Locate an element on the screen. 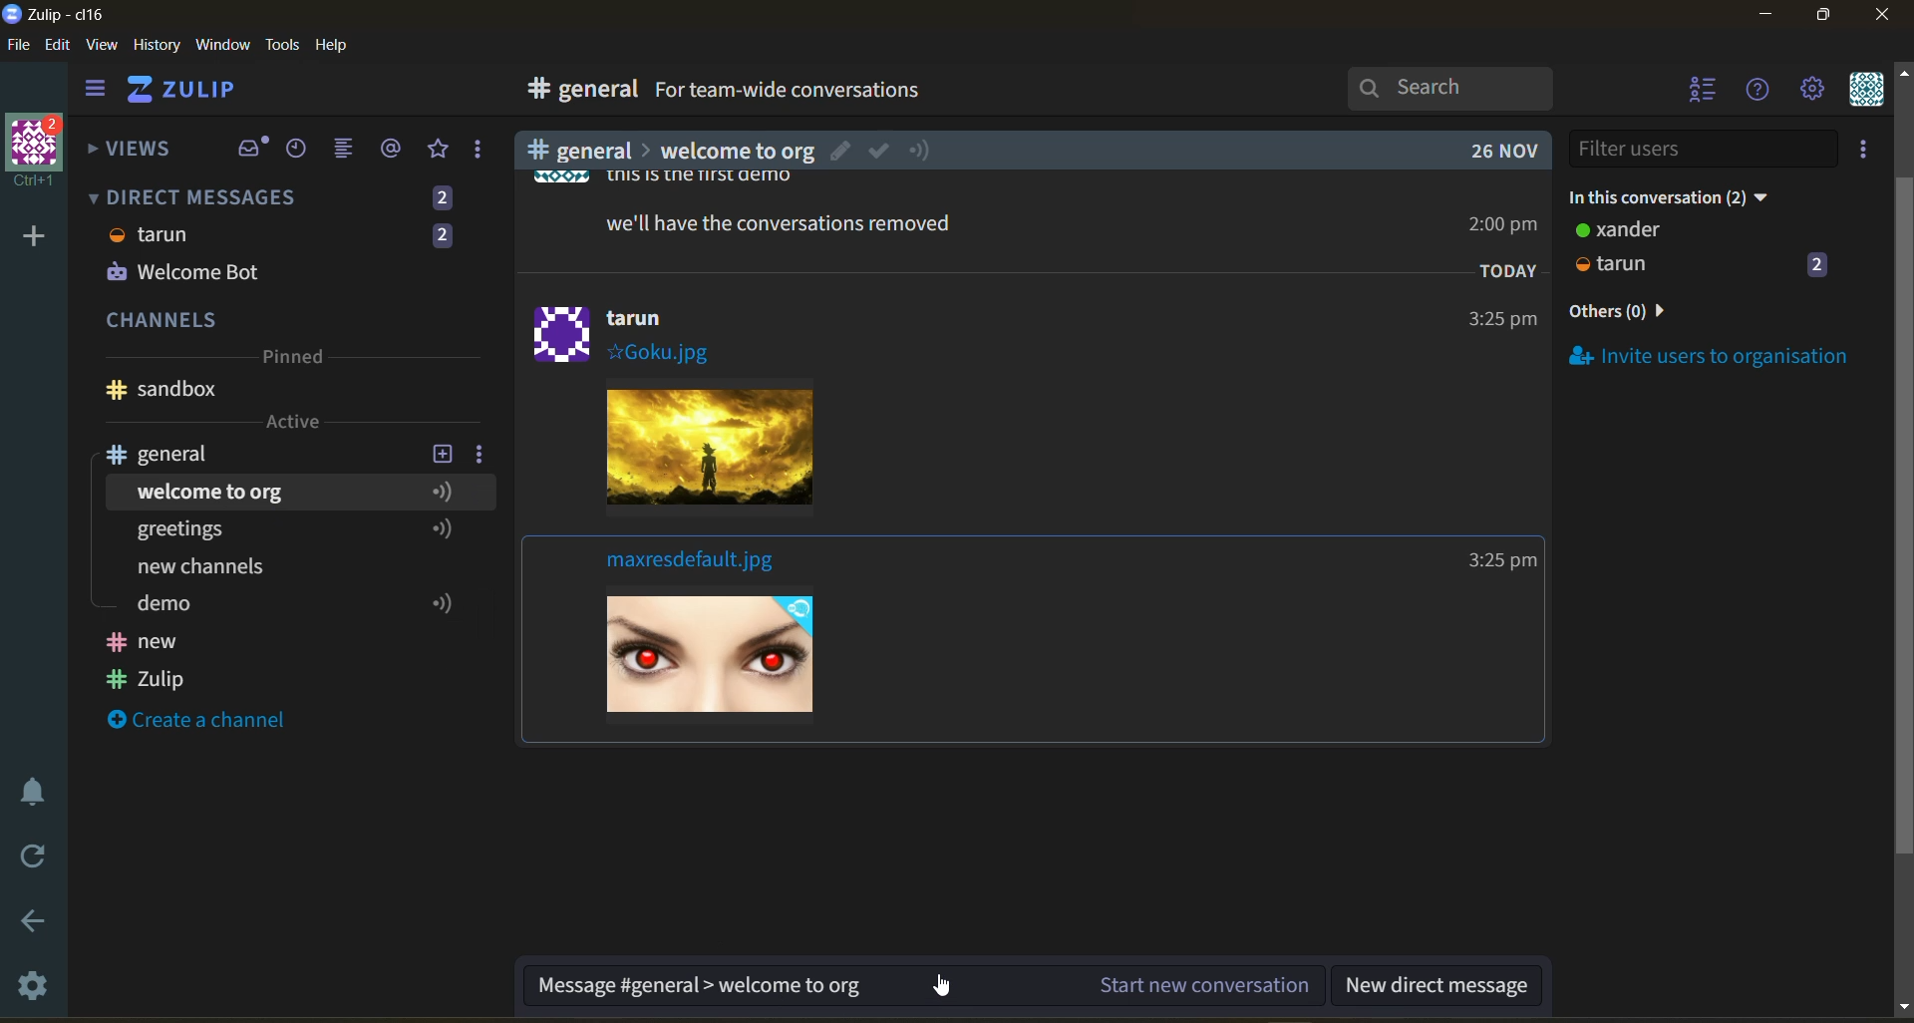 Image resolution: width=1914 pixels, height=1023 pixels. pinned is located at coordinates (291, 360).